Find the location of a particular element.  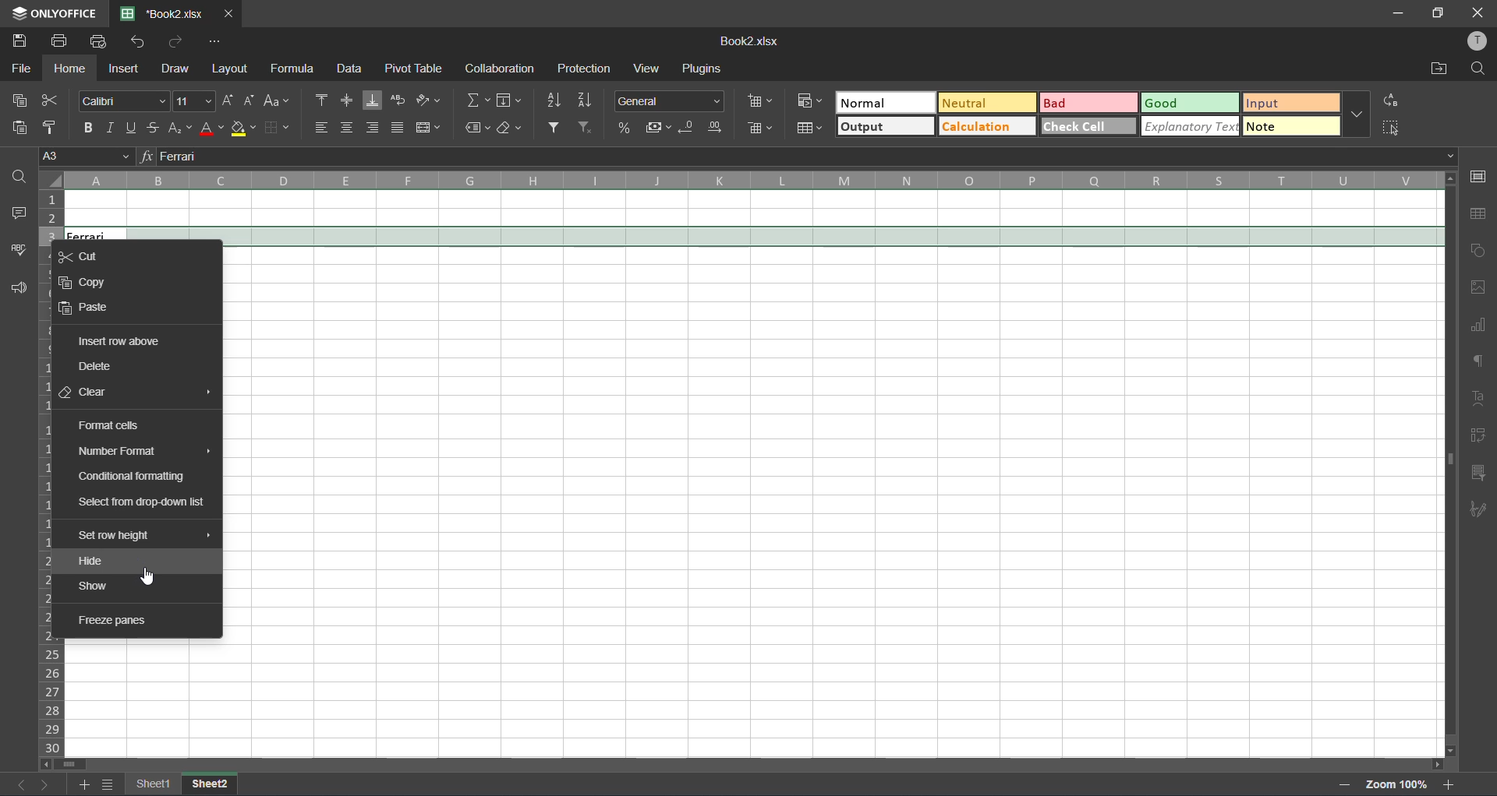

pivot table is located at coordinates (1479, 438).